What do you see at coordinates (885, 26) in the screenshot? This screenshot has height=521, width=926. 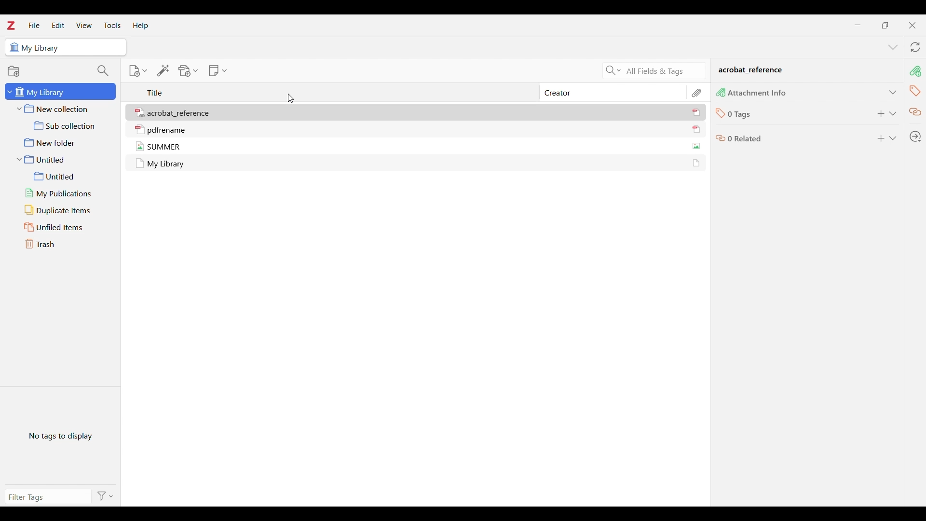 I see `Show interface in smaller tab` at bounding box center [885, 26].